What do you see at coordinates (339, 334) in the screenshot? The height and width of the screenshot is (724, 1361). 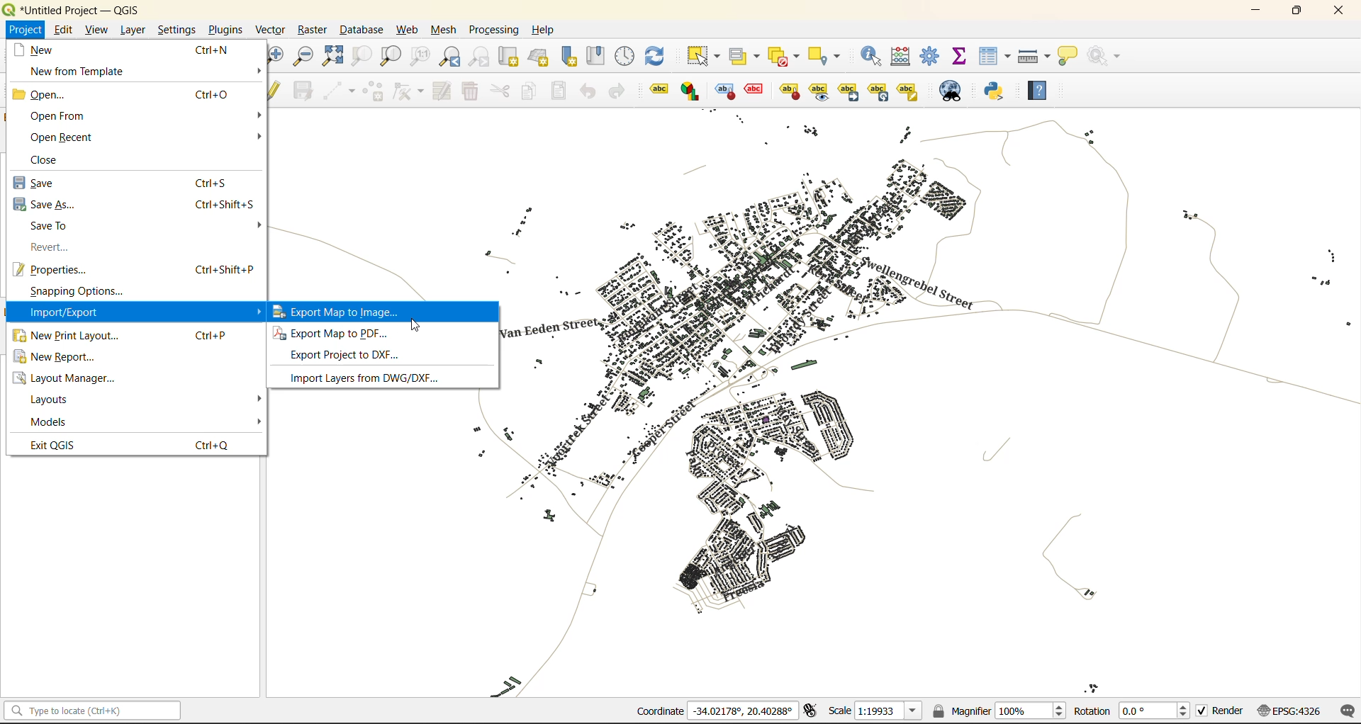 I see `export map to pdf` at bounding box center [339, 334].